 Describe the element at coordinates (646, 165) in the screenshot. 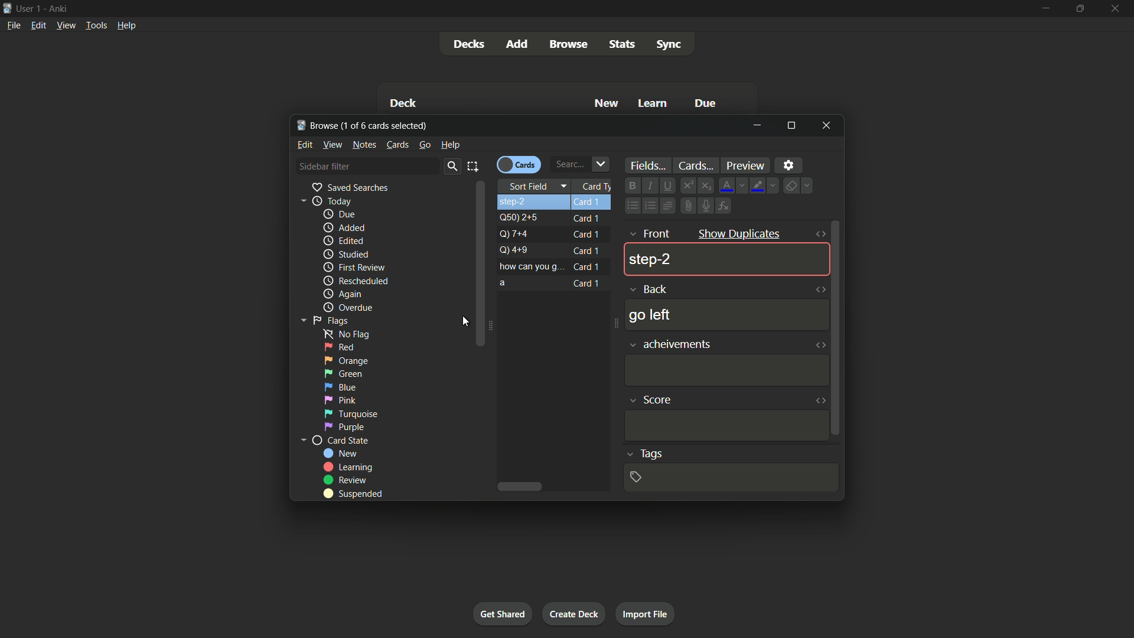

I see `Fields` at that location.